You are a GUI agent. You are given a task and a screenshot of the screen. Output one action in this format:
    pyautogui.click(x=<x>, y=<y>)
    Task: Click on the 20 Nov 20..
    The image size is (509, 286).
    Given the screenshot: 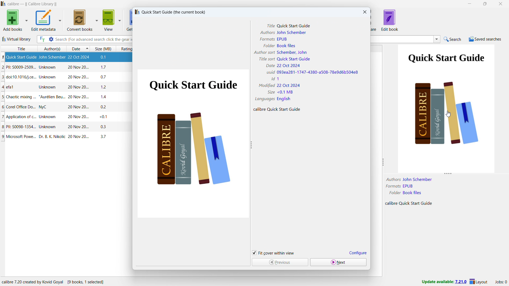 What is the action you would take?
    pyautogui.click(x=77, y=77)
    